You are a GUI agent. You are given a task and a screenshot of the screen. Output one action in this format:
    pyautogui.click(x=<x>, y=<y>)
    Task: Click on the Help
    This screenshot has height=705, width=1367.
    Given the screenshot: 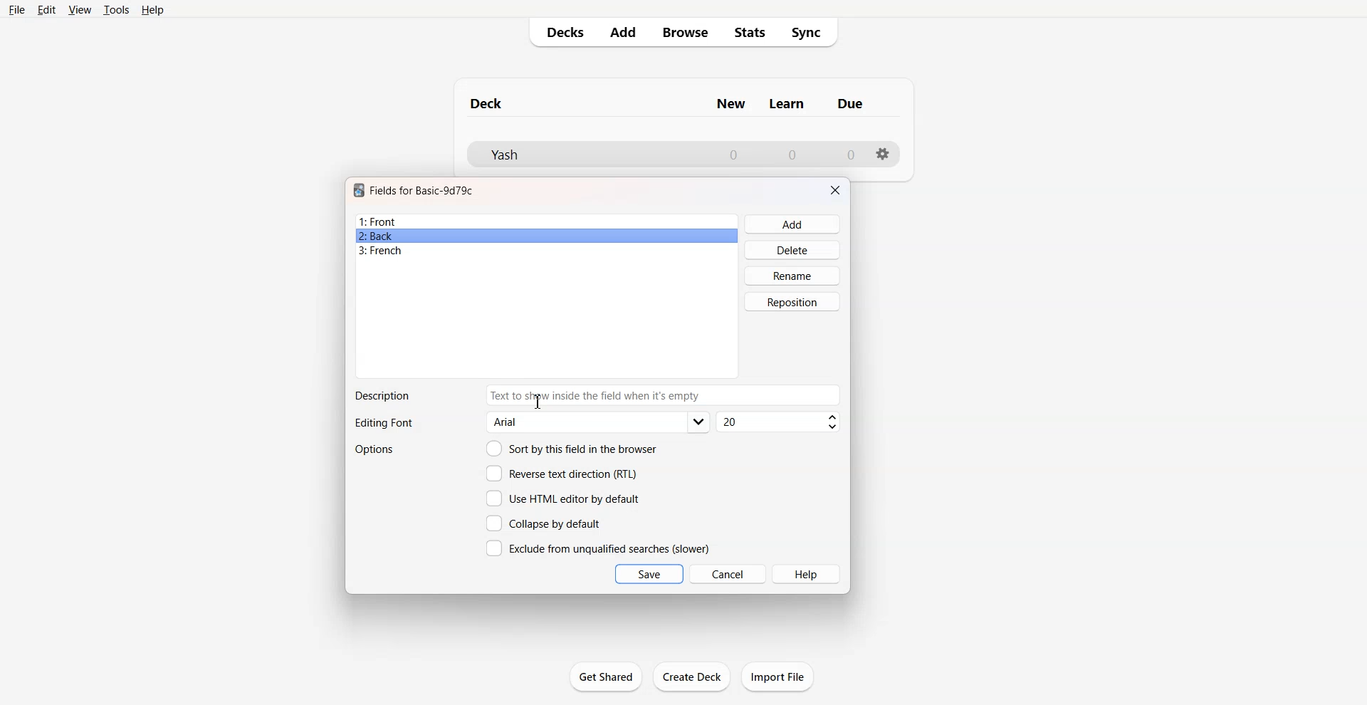 What is the action you would take?
    pyautogui.click(x=807, y=574)
    